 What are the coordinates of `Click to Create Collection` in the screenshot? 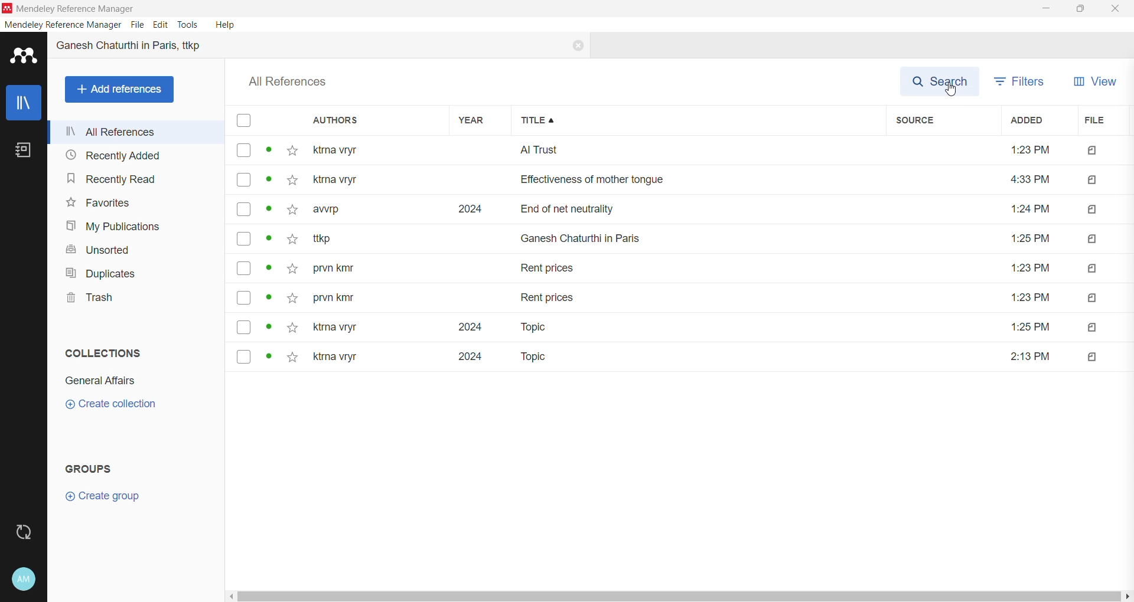 It's located at (111, 405).